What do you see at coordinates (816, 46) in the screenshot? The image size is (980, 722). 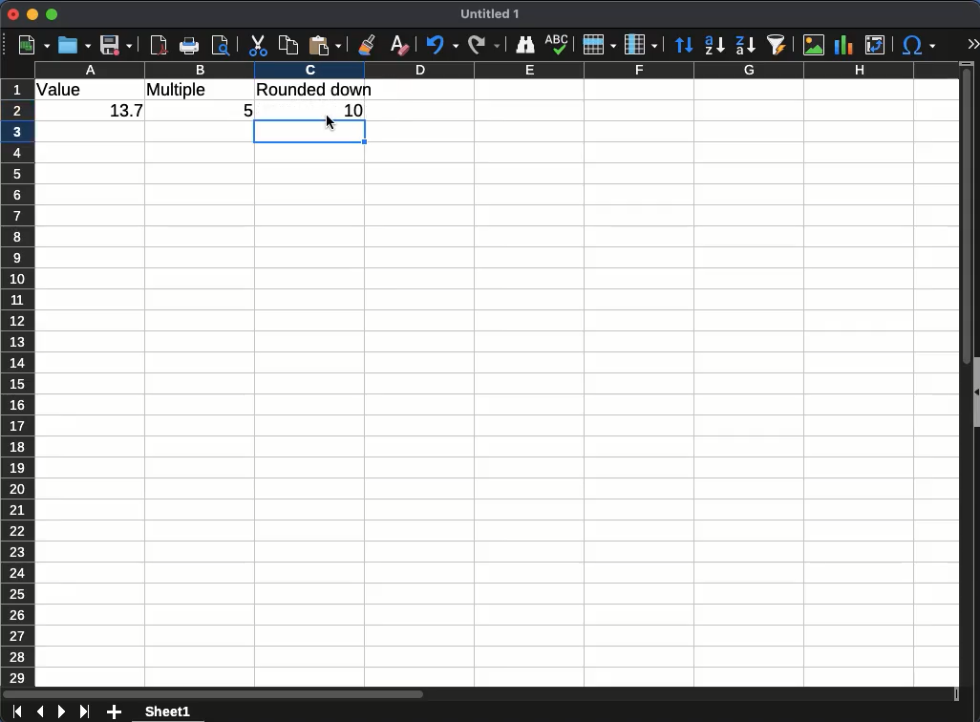 I see `image` at bounding box center [816, 46].